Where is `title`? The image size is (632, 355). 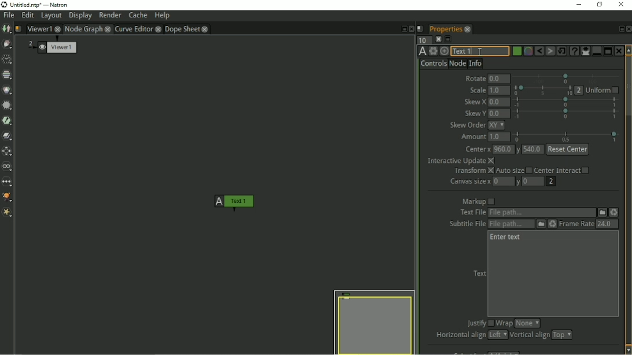
title is located at coordinates (43, 5).